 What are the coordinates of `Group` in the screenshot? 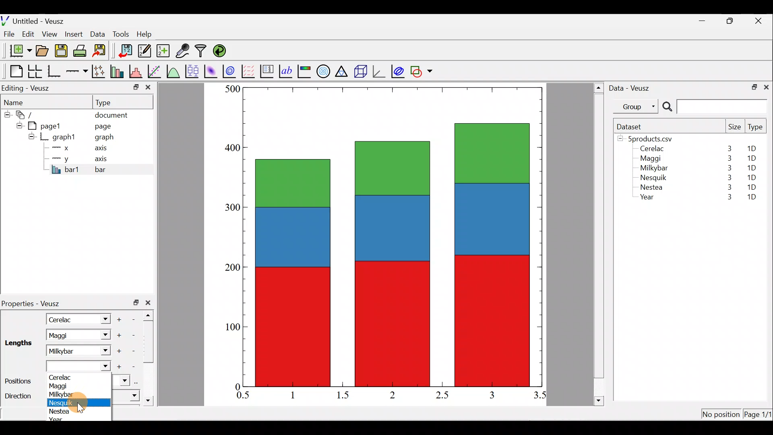 It's located at (637, 106).